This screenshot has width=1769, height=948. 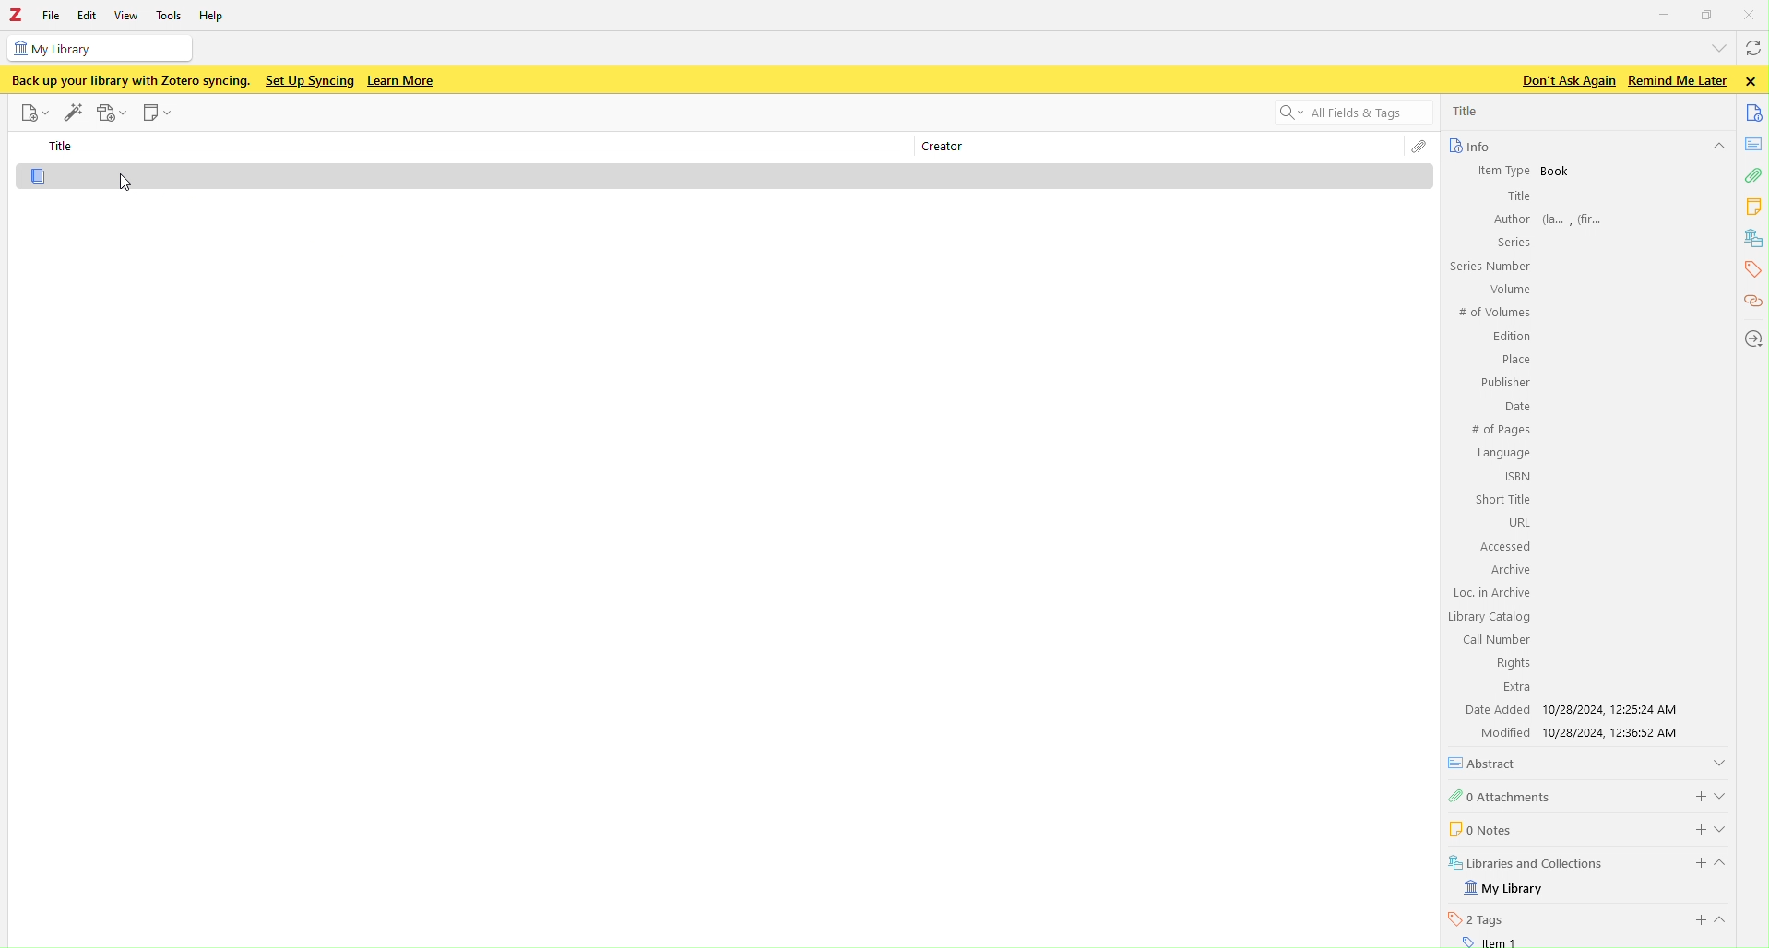 I want to click on add, so click(x=1690, y=827).